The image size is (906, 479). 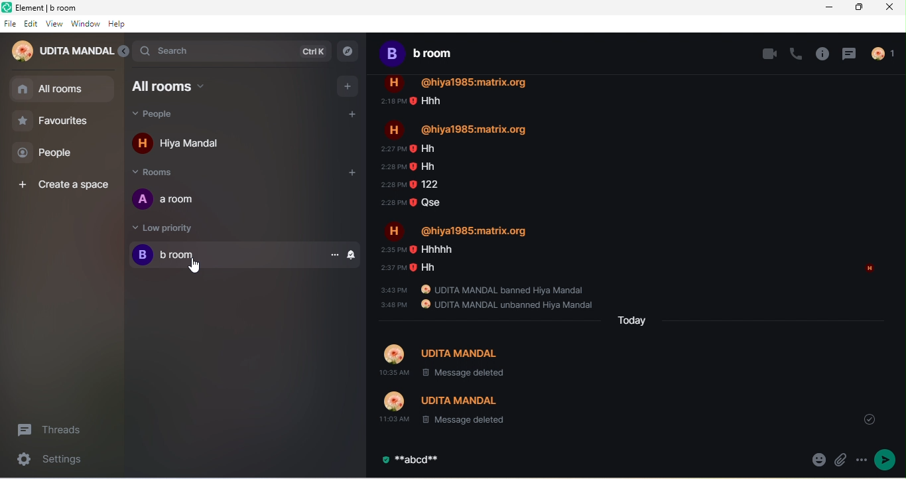 What do you see at coordinates (643, 253) in the screenshot?
I see `older message` at bounding box center [643, 253].